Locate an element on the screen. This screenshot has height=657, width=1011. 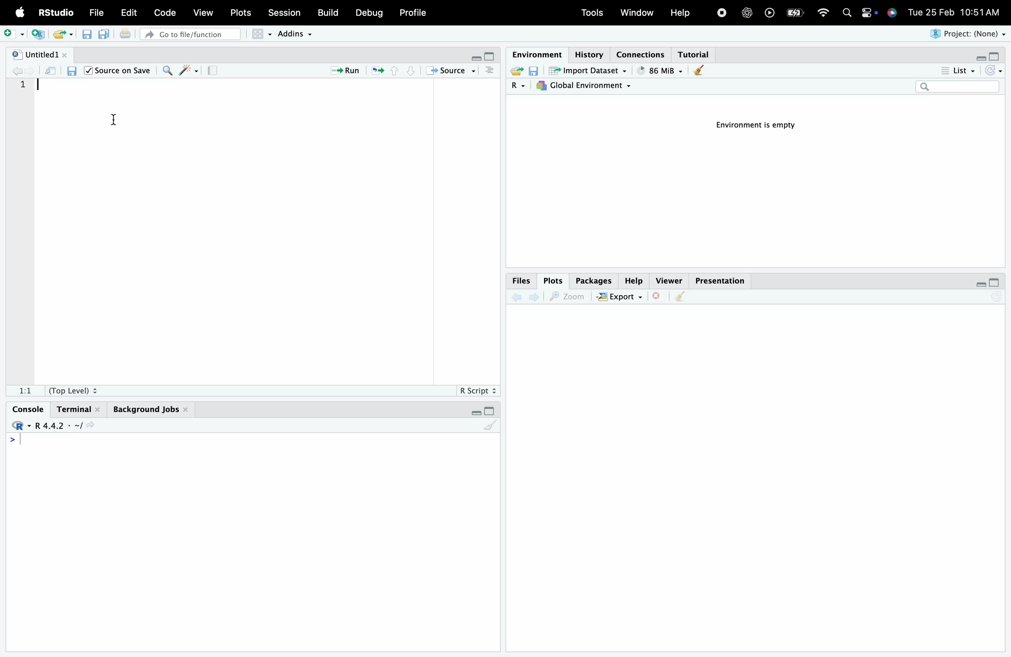
close is located at coordinates (658, 302).